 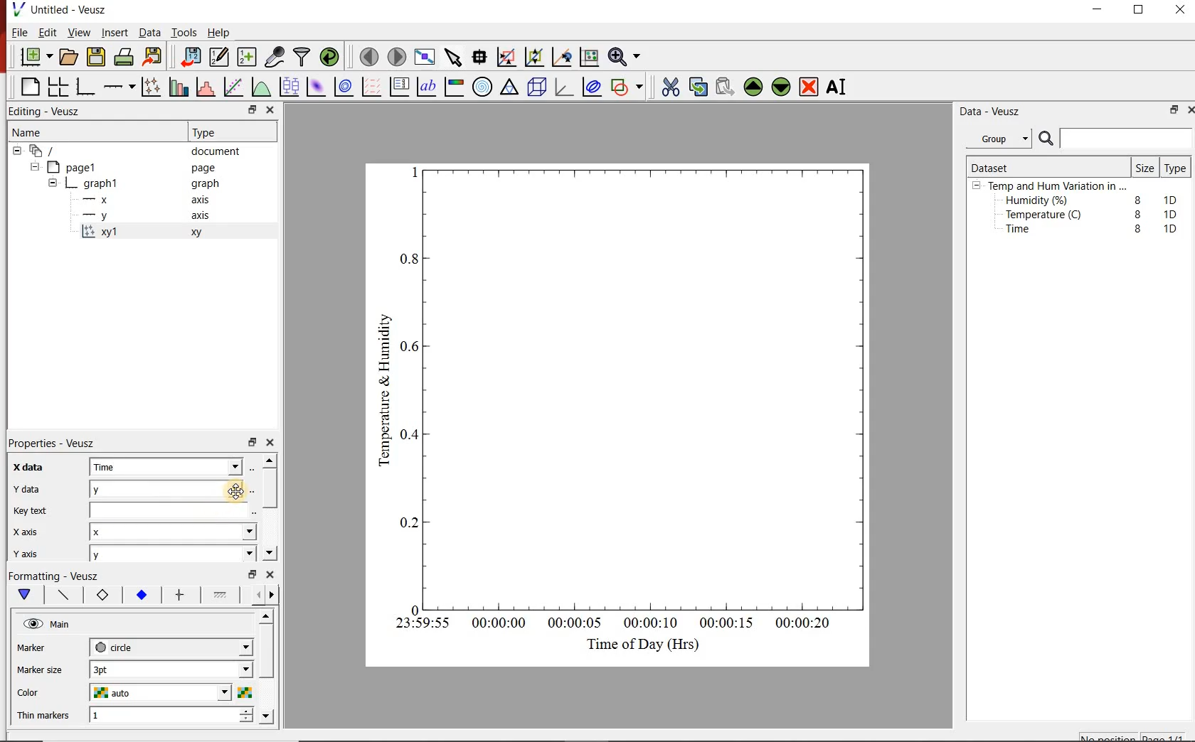 What do you see at coordinates (562, 57) in the screenshot?
I see `click to recenter graph axes` at bounding box center [562, 57].